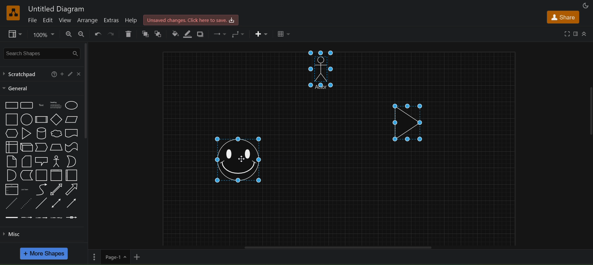  What do you see at coordinates (239, 34) in the screenshot?
I see `waypoints` at bounding box center [239, 34].